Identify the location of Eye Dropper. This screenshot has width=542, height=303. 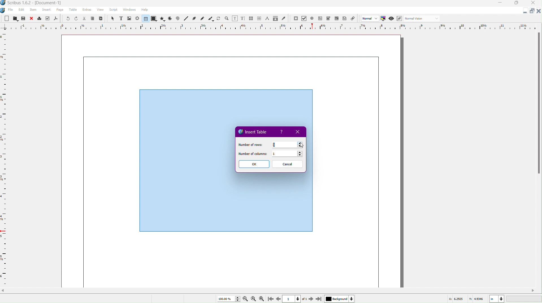
(283, 18).